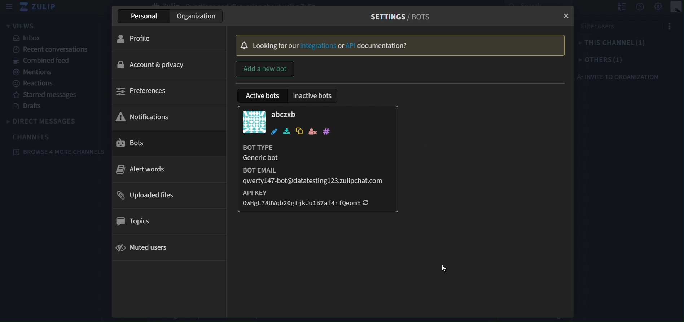 This screenshot has width=684, height=322. I want to click on direct messages, so click(44, 122).